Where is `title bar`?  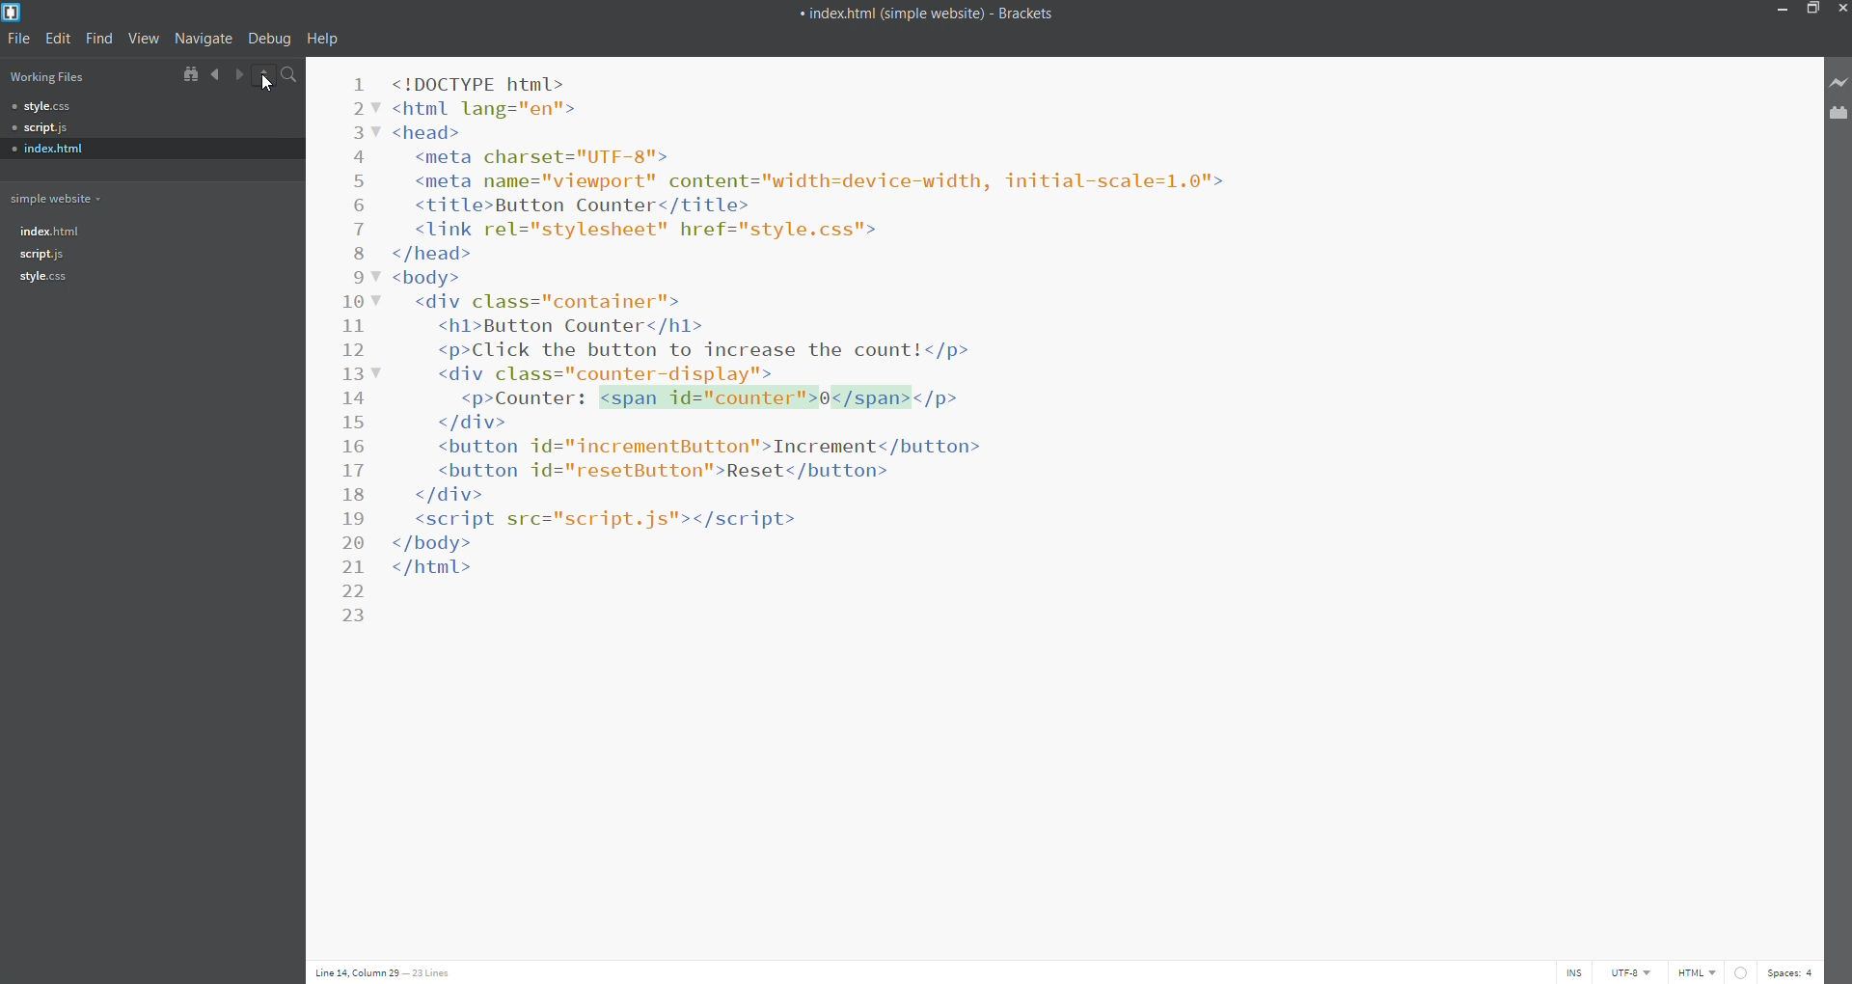 title bar is located at coordinates (879, 10).